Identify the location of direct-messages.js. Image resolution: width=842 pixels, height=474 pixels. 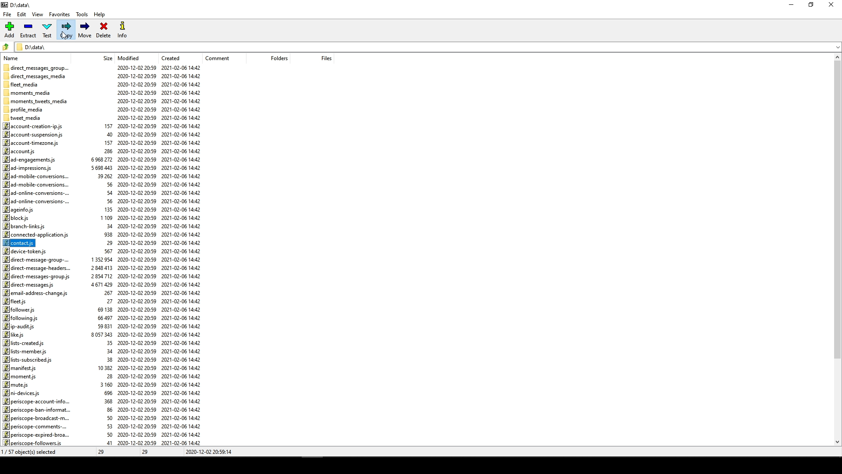
(30, 285).